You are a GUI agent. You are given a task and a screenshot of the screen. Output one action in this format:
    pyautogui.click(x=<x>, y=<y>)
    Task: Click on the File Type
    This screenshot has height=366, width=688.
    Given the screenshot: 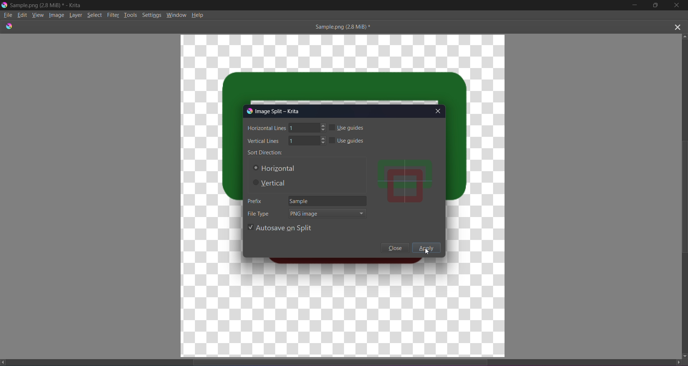 What is the action you would take?
    pyautogui.click(x=259, y=213)
    